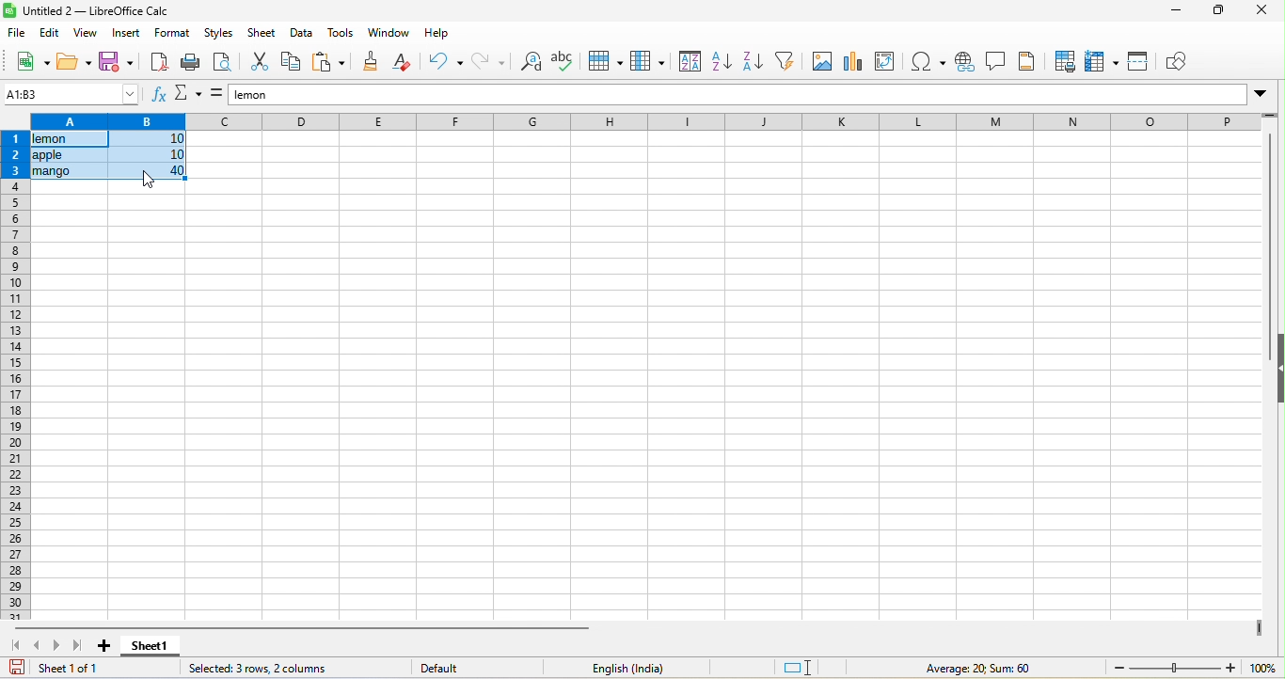 Image resolution: width=1285 pixels, height=679 pixels. What do you see at coordinates (433, 667) in the screenshot?
I see `default` at bounding box center [433, 667].